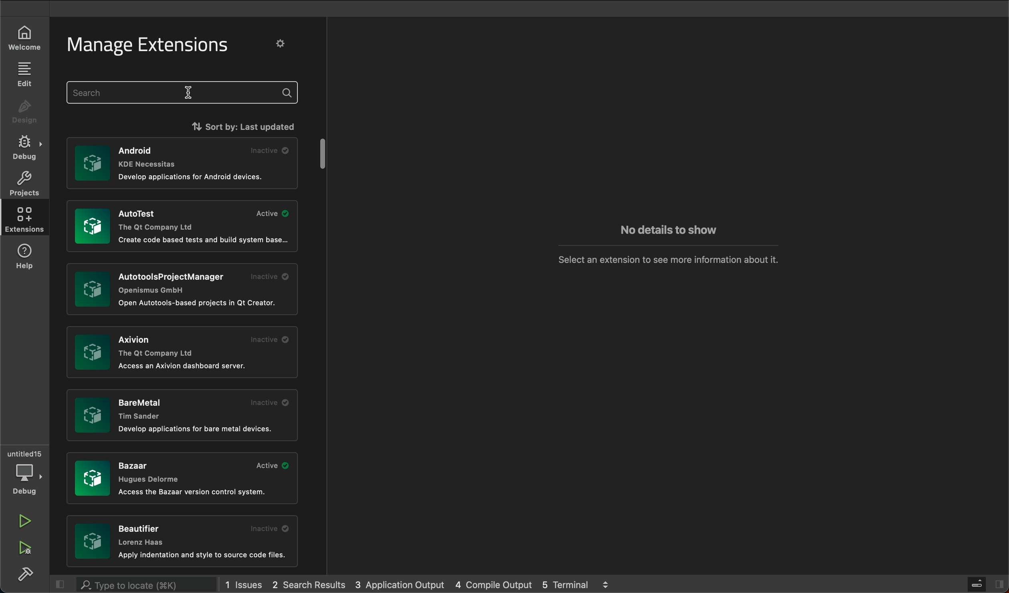 The width and height of the screenshot is (1009, 593). Describe the element at coordinates (92, 478) in the screenshot. I see `image` at that location.